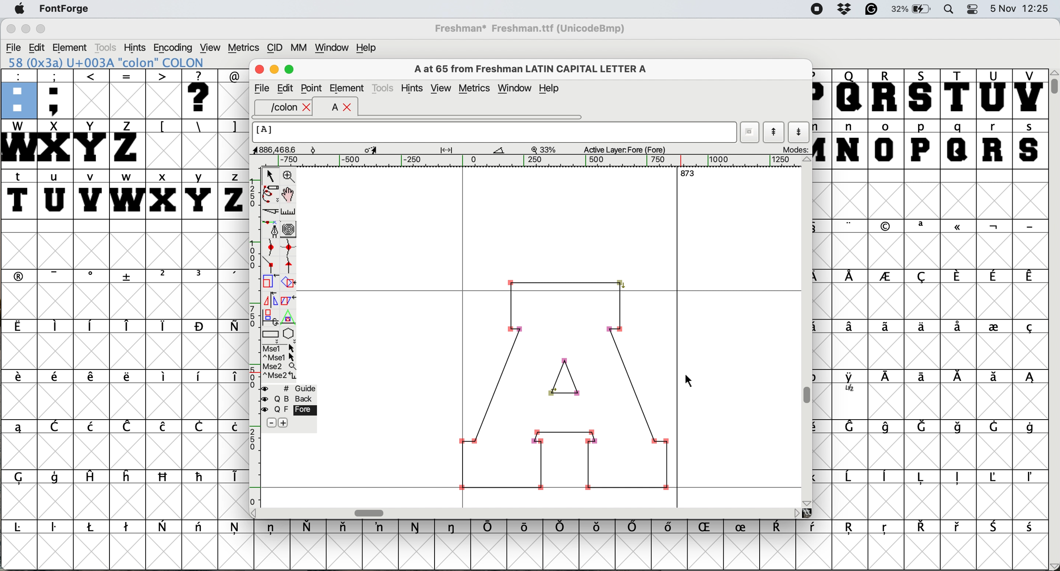 This screenshot has height=571, width=1060. I want to click on maximise, so click(290, 70).